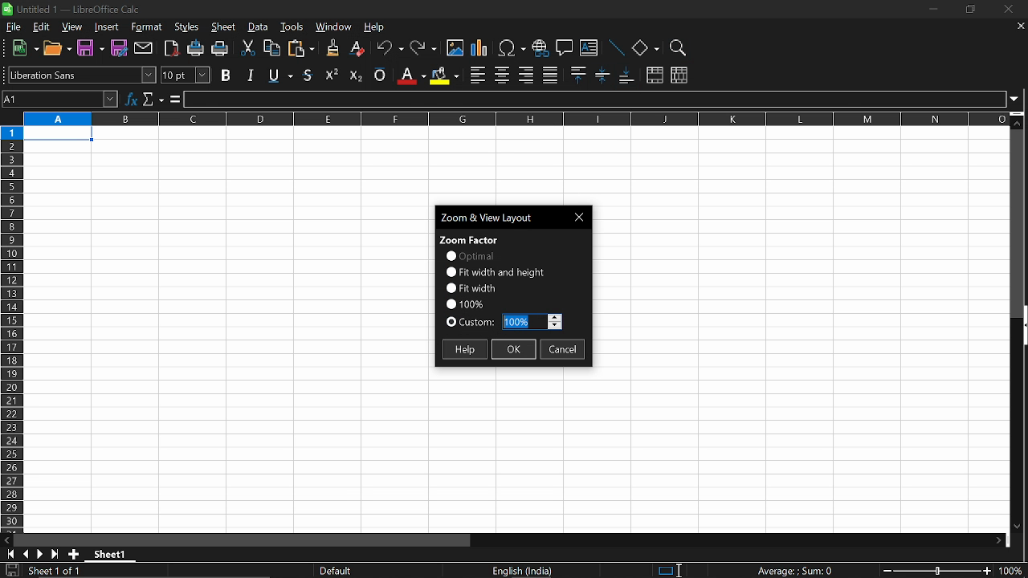 The image size is (1028, 578). Describe the element at coordinates (185, 75) in the screenshot. I see `text size` at that location.